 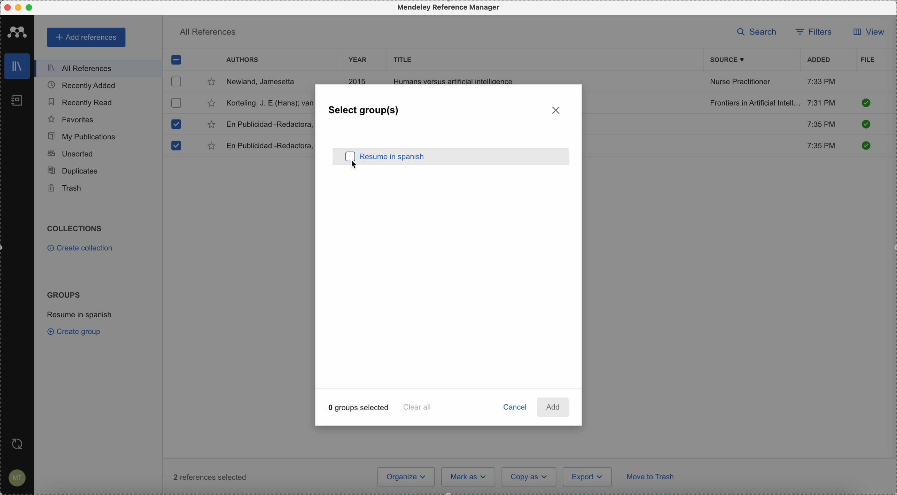 I want to click on favorites, so click(x=71, y=119).